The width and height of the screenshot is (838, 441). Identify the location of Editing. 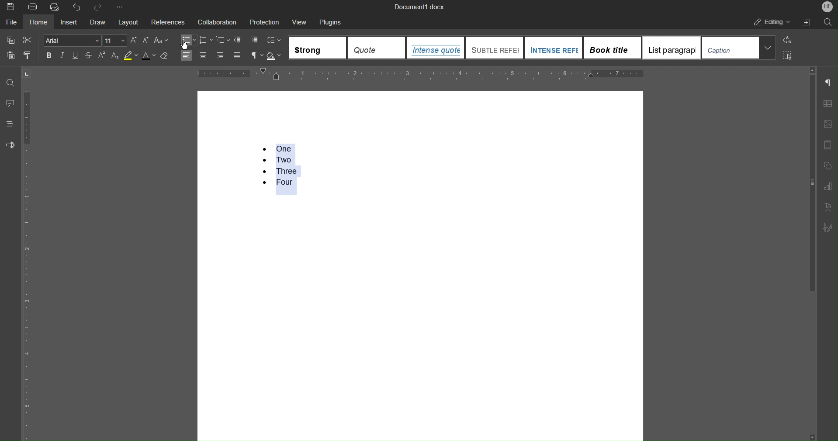
(769, 21).